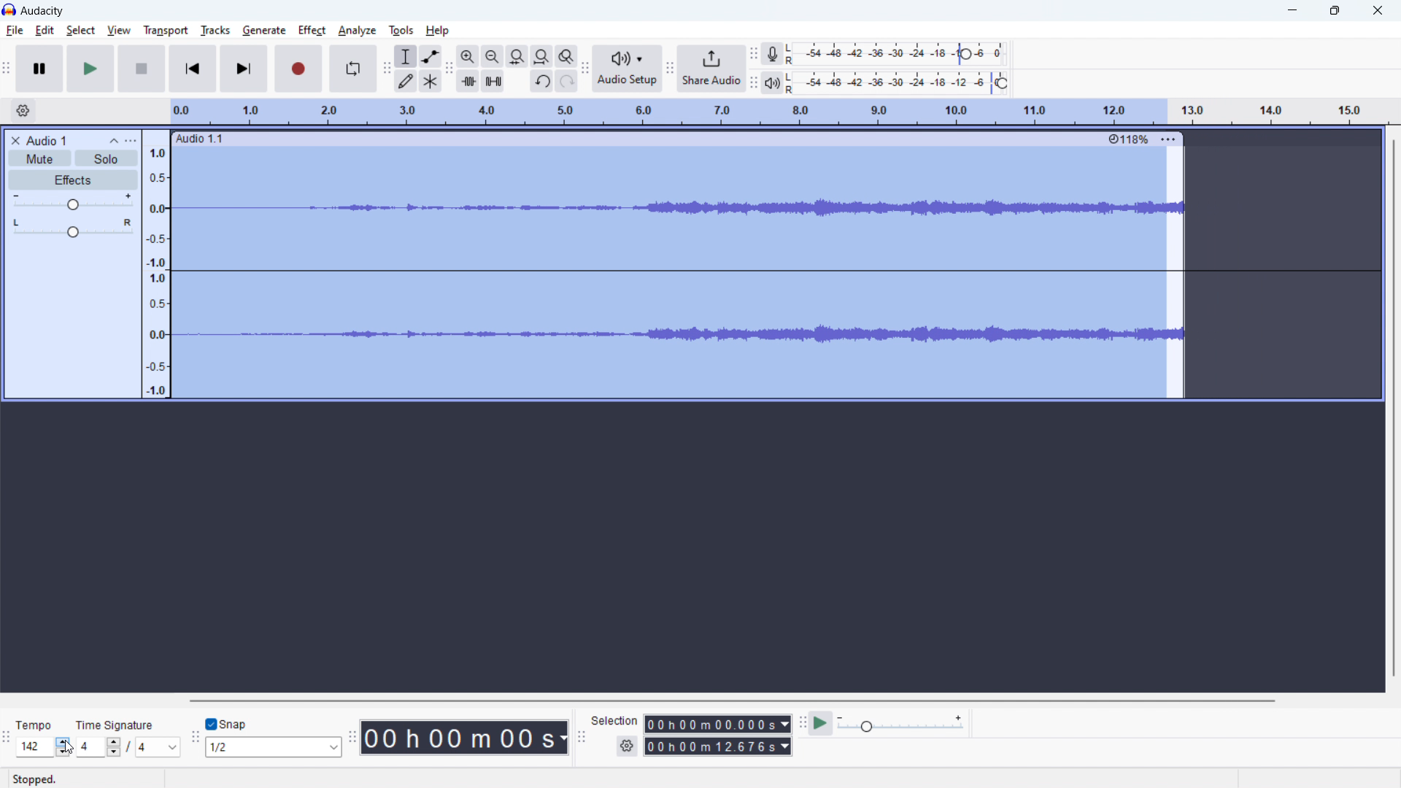  I want to click on play at speed toolbar, so click(802, 724).